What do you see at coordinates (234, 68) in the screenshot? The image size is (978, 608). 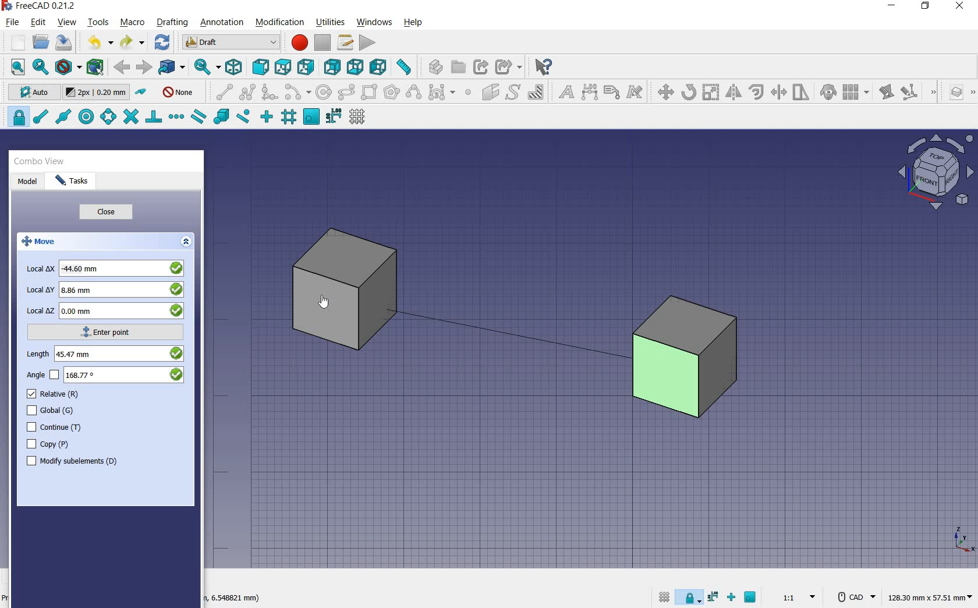 I see `isometric` at bounding box center [234, 68].